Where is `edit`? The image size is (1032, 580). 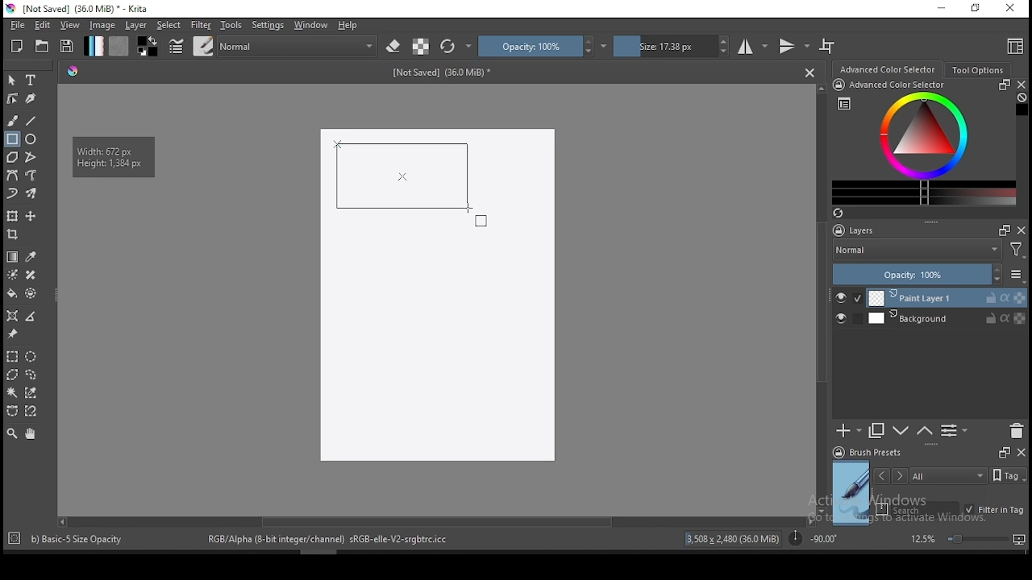 edit is located at coordinates (42, 24).